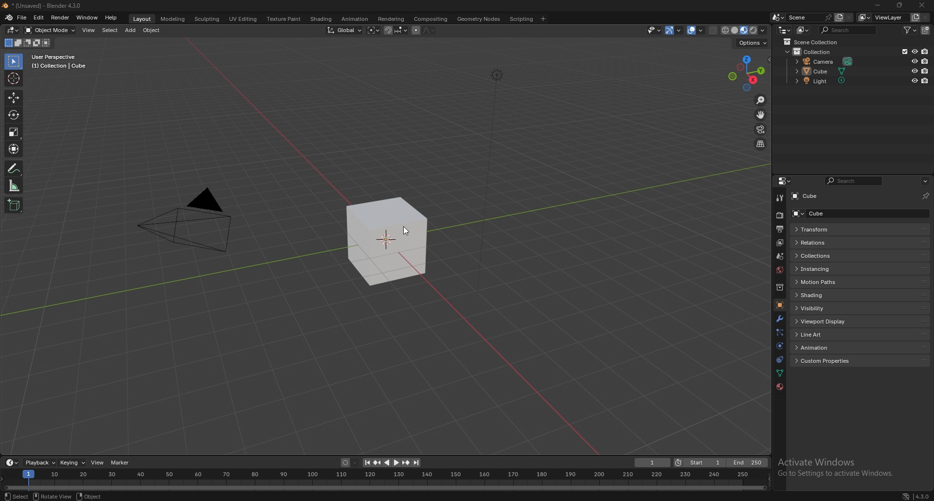 The width and height of the screenshot is (934, 501). What do you see at coordinates (914, 61) in the screenshot?
I see `hide in viewport` at bounding box center [914, 61].